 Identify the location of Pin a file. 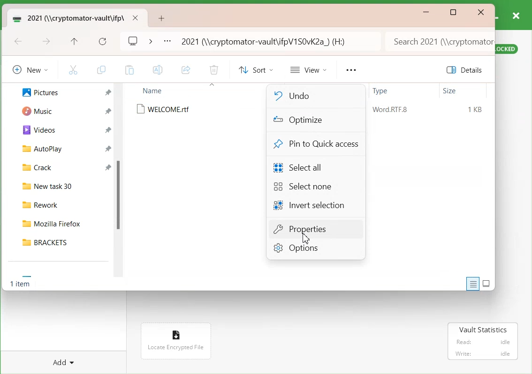
(108, 166).